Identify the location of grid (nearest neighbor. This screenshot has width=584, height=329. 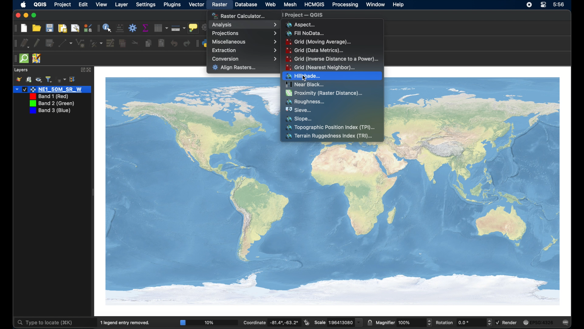
(321, 68).